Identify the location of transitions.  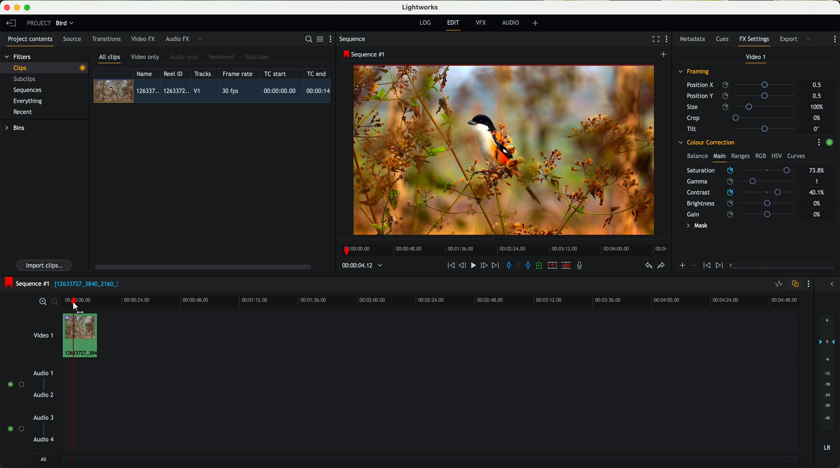
(106, 39).